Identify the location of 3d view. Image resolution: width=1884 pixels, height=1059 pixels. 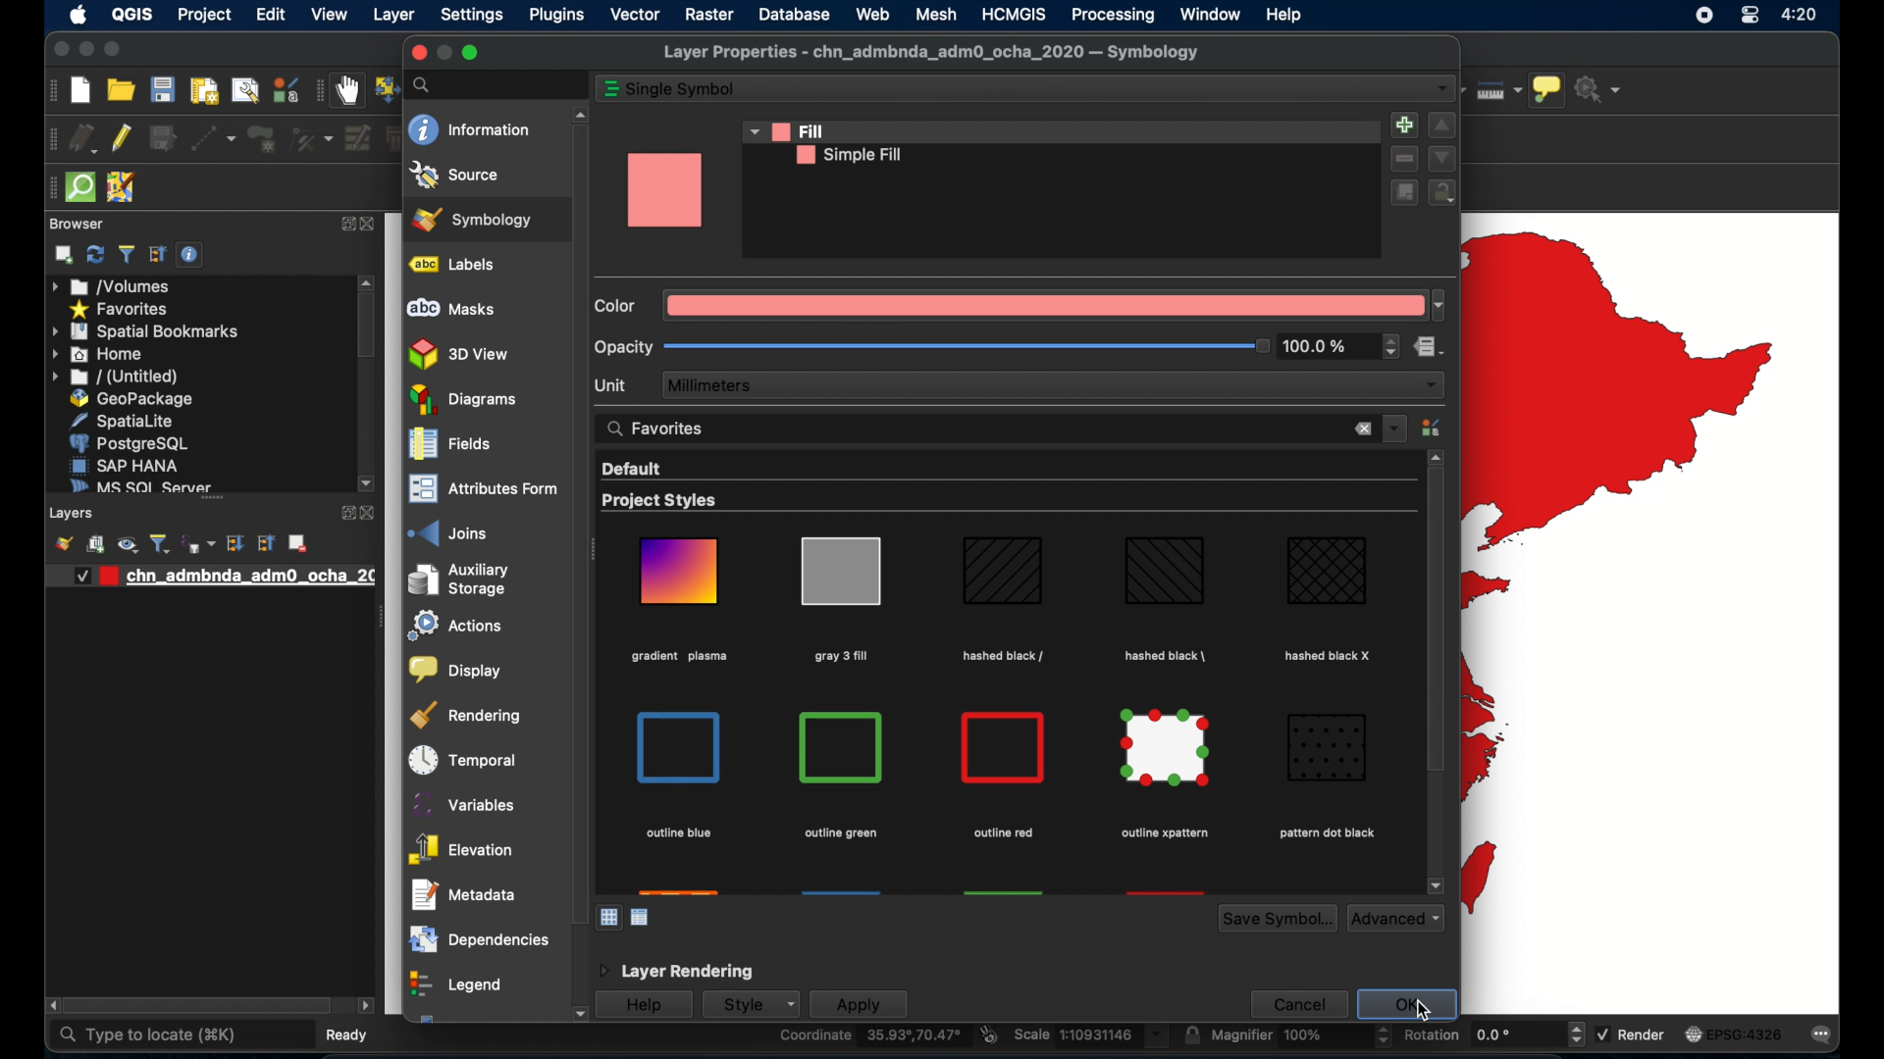
(460, 354).